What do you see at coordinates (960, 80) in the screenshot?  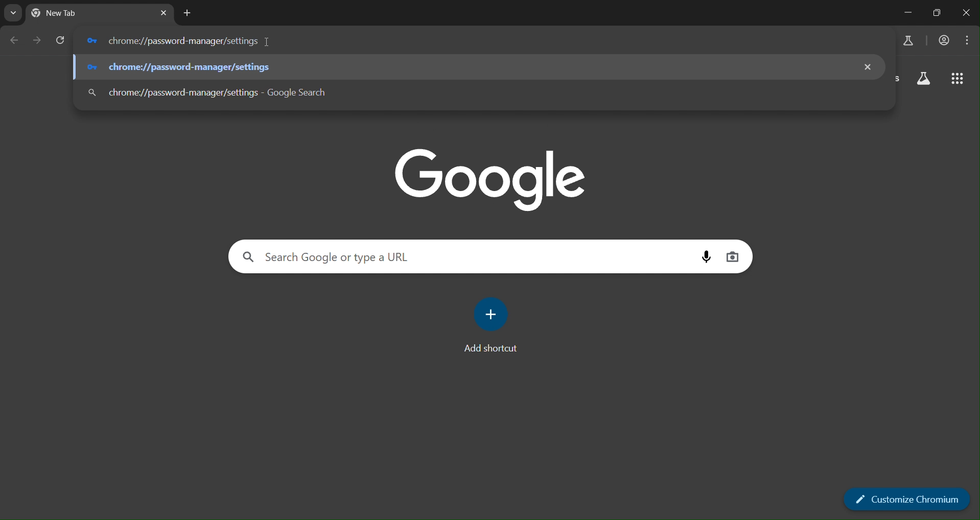 I see `google apps` at bounding box center [960, 80].